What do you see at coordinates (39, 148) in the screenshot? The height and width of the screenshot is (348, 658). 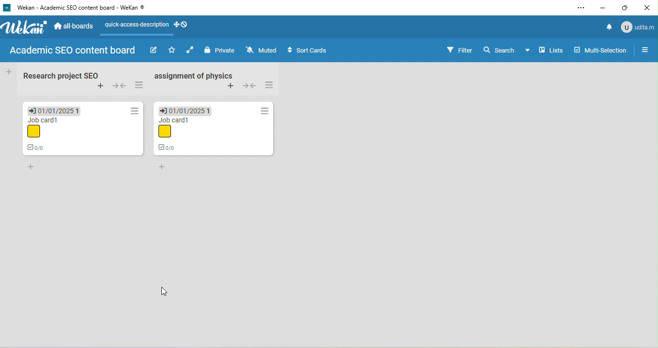 I see `0/0` at bounding box center [39, 148].